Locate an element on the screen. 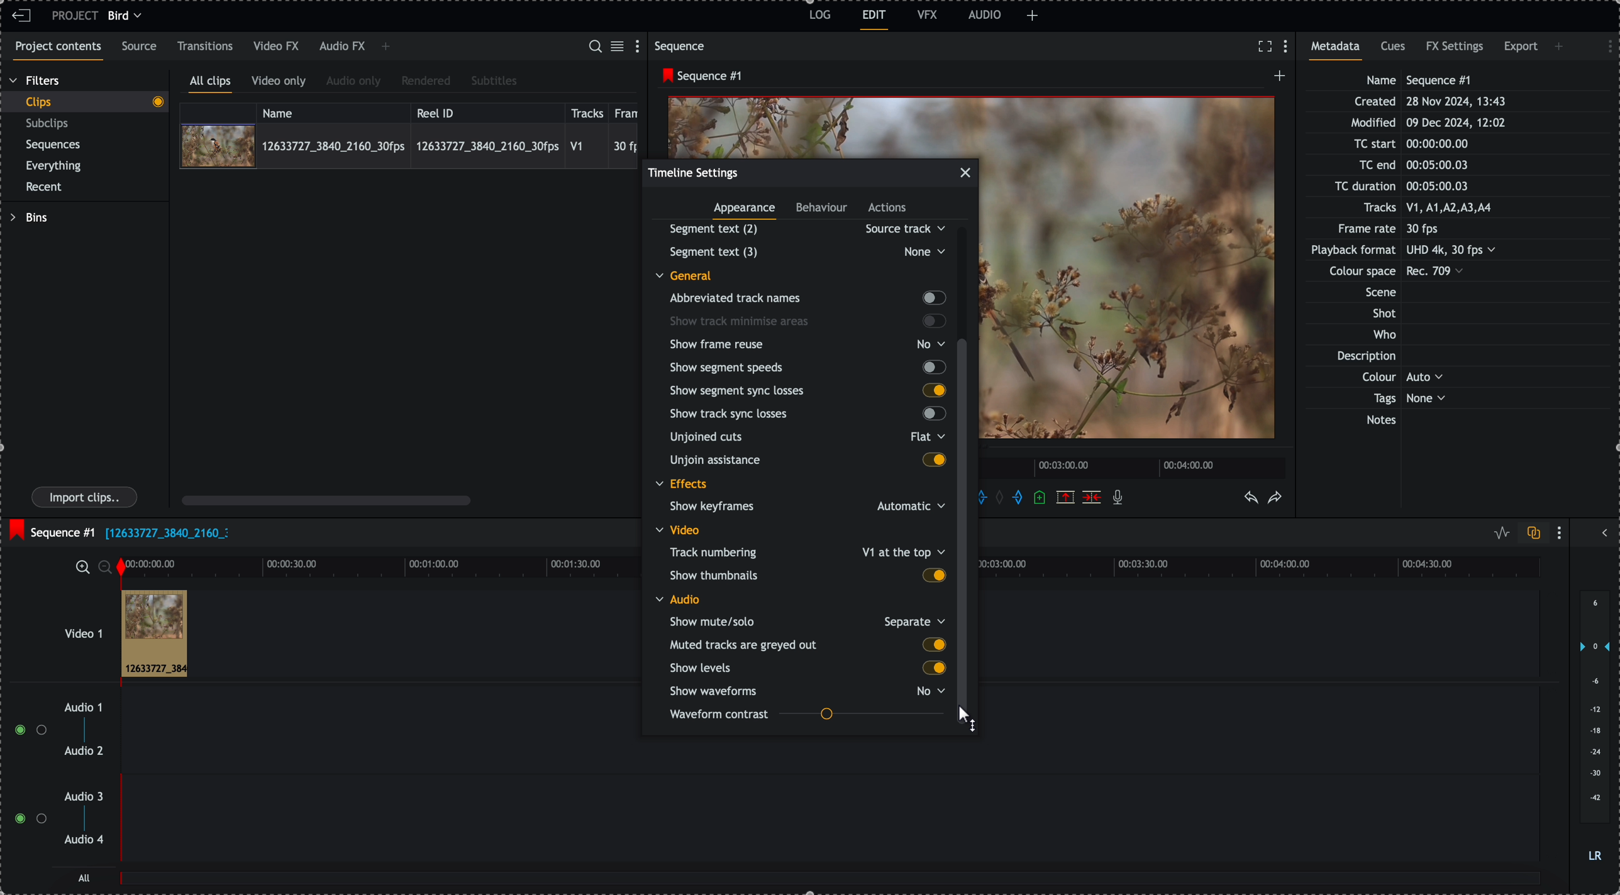  add a cue at the current position is located at coordinates (1041, 498).